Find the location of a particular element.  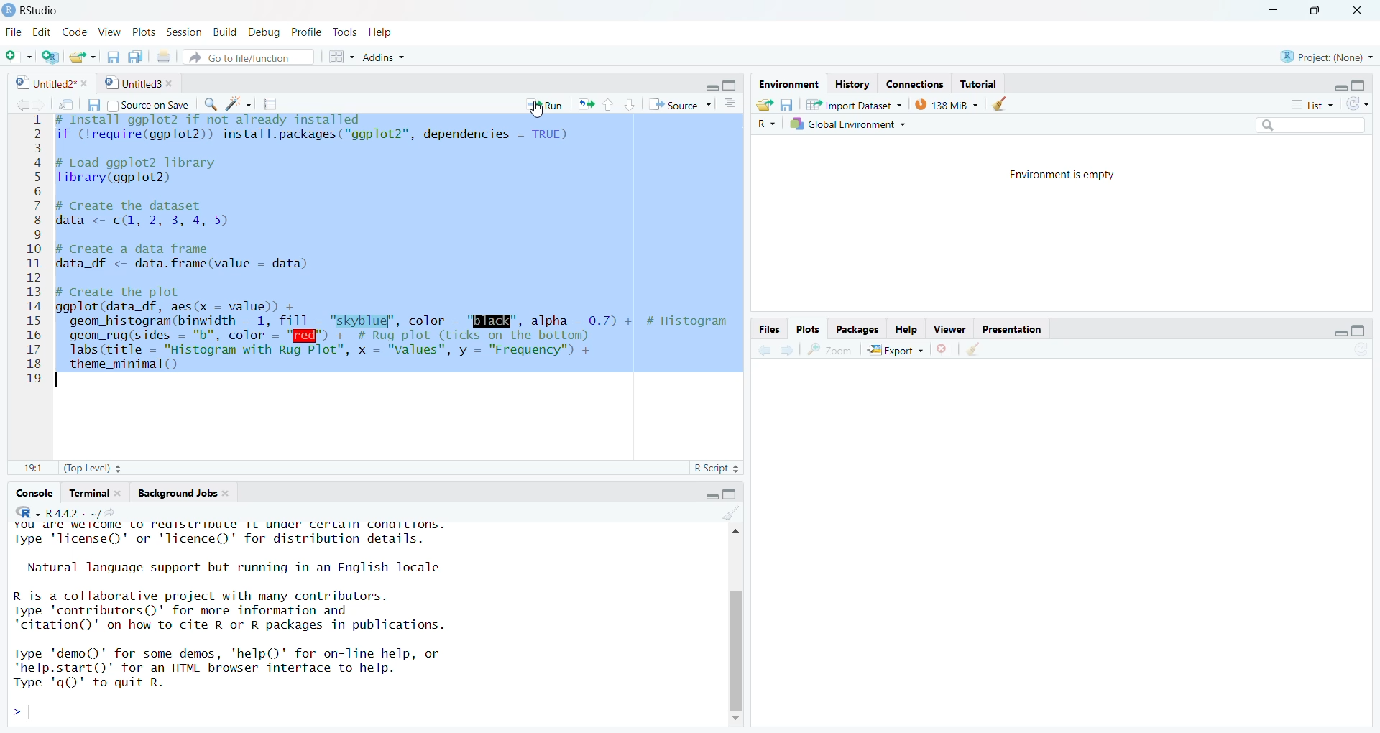

Environment is empty is located at coordinates (1066, 225).